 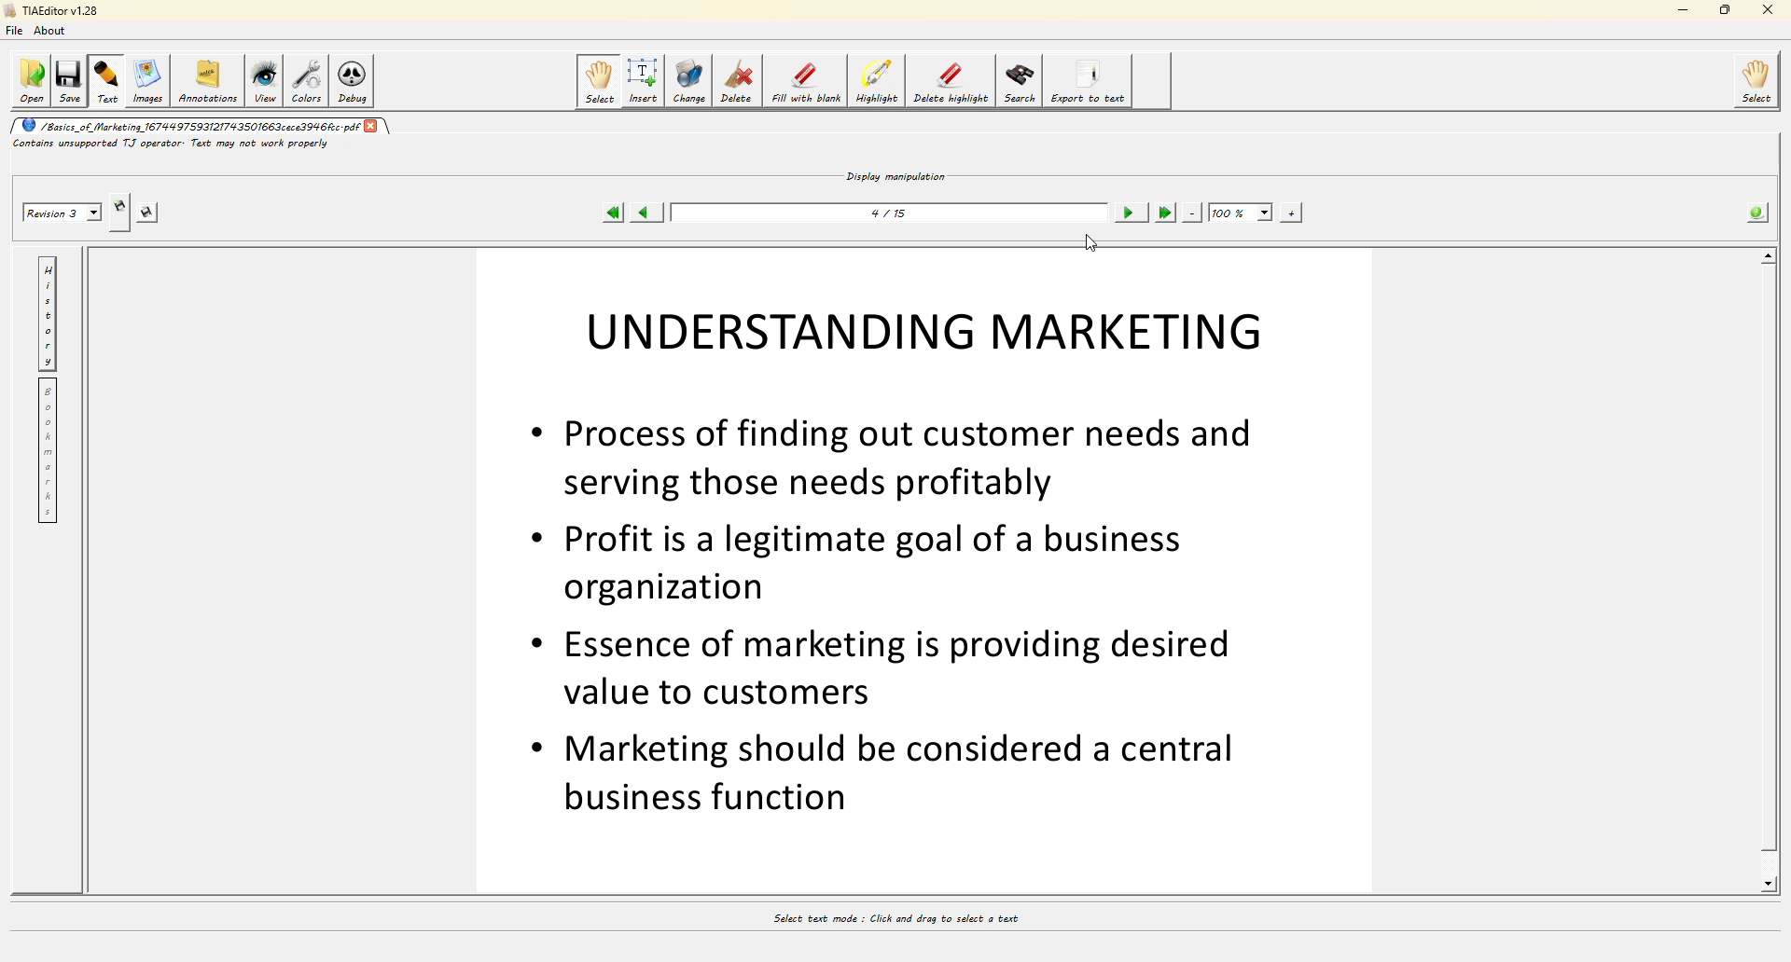 What do you see at coordinates (69, 82) in the screenshot?
I see `save` at bounding box center [69, 82].